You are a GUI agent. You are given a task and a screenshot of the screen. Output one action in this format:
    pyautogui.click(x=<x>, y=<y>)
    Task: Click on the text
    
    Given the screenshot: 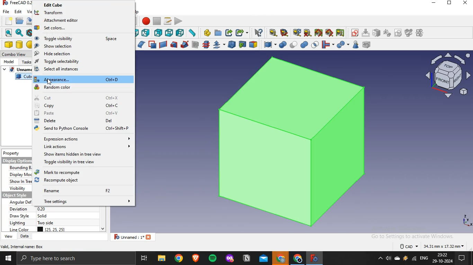 What is the action you would take?
    pyautogui.click(x=54, y=219)
    